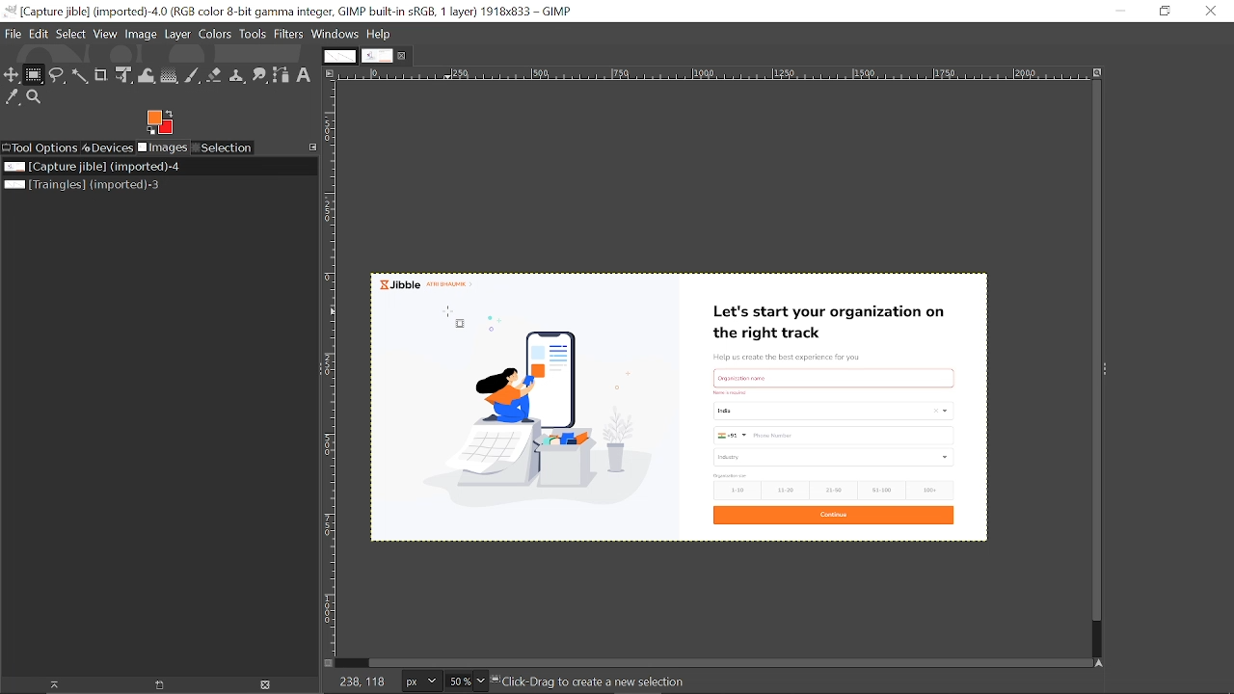 The image size is (1234, 694). I want to click on Toggle quick mask On/Off, so click(329, 663).